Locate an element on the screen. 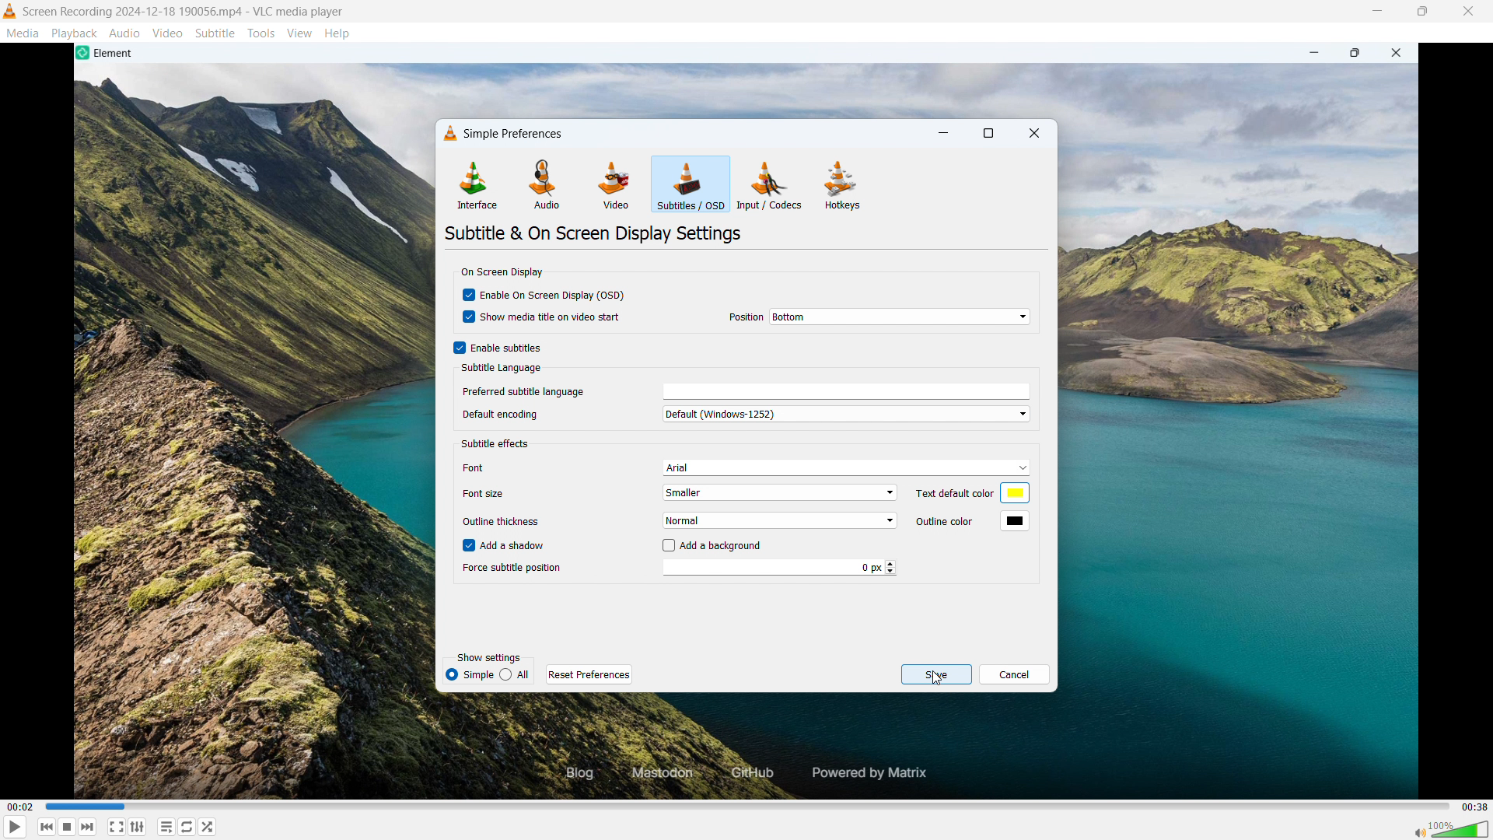 The width and height of the screenshot is (1493, 840). Default encoding  is located at coordinates (847, 413).